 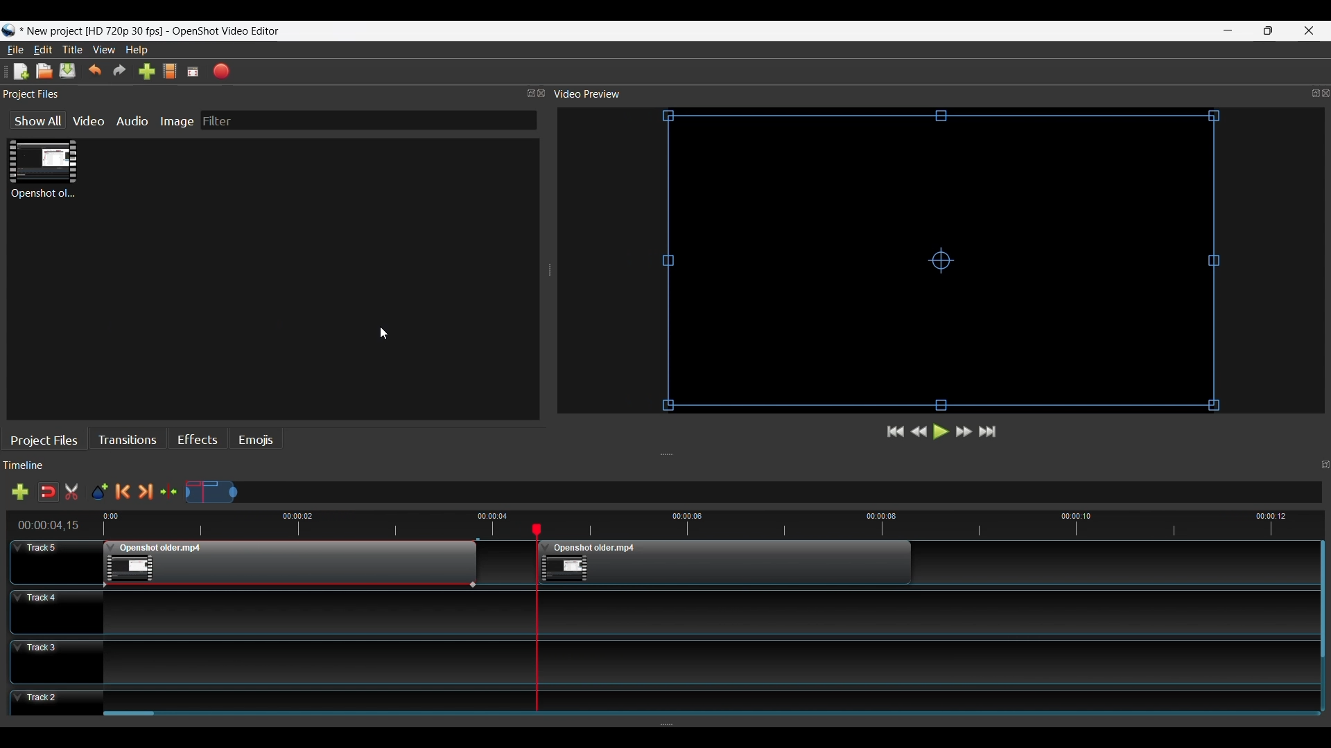 I want to click on Cursor, so click(x=388, y=335).